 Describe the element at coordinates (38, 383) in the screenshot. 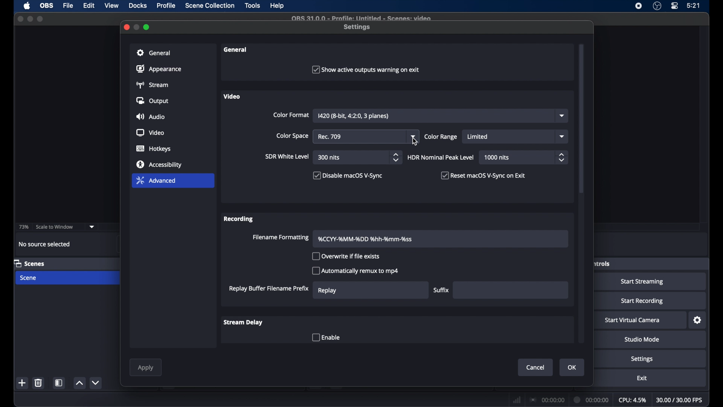

I see `delete` at that location.